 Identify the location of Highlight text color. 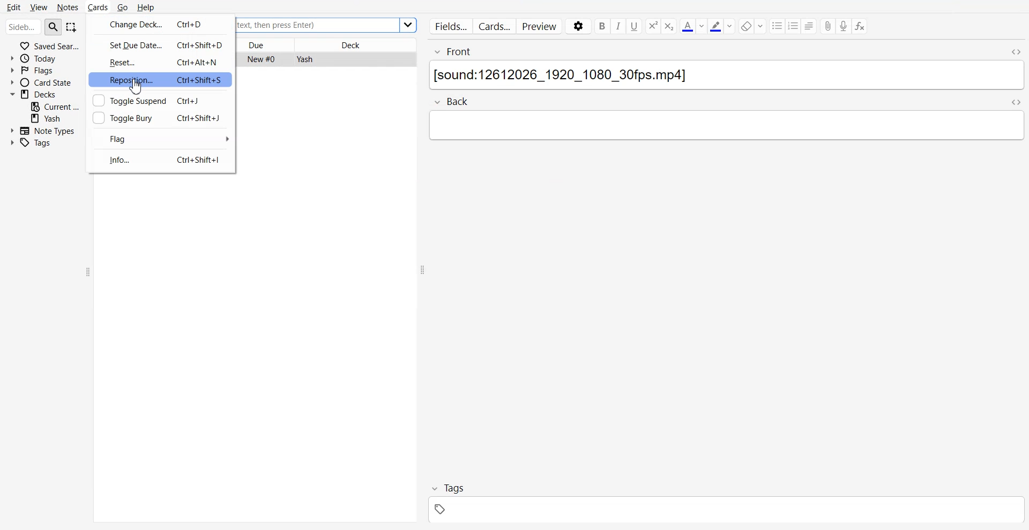
(722, 26).